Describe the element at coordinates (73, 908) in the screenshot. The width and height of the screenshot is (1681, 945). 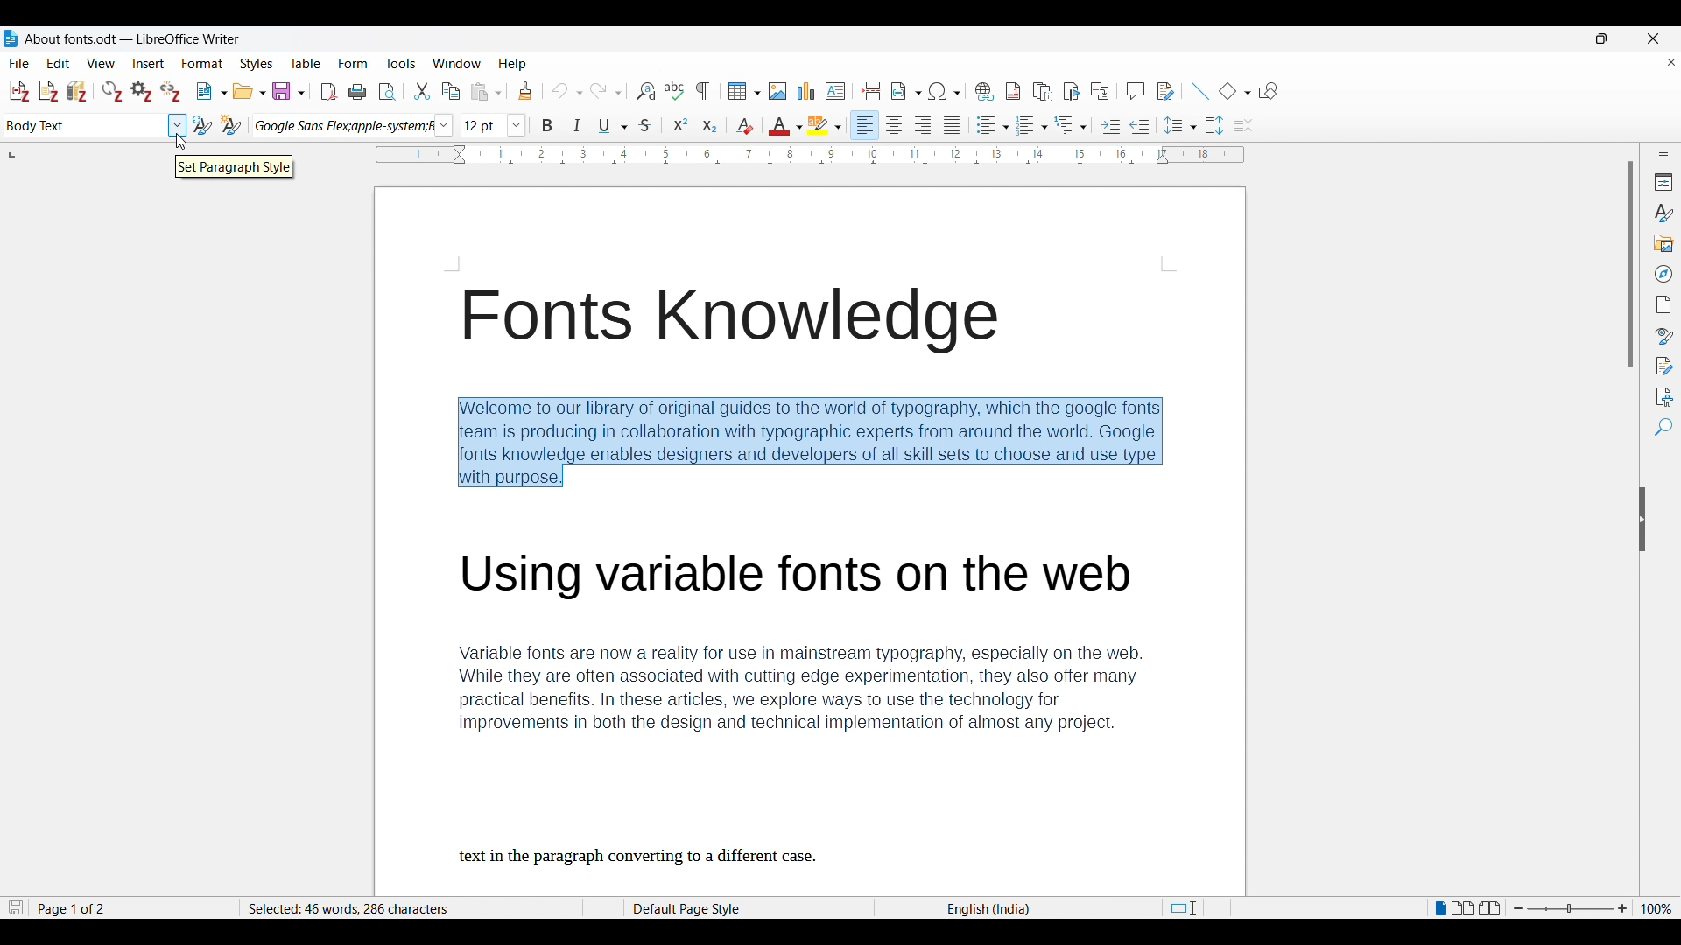
I see `Page 1 of 2` at that location.